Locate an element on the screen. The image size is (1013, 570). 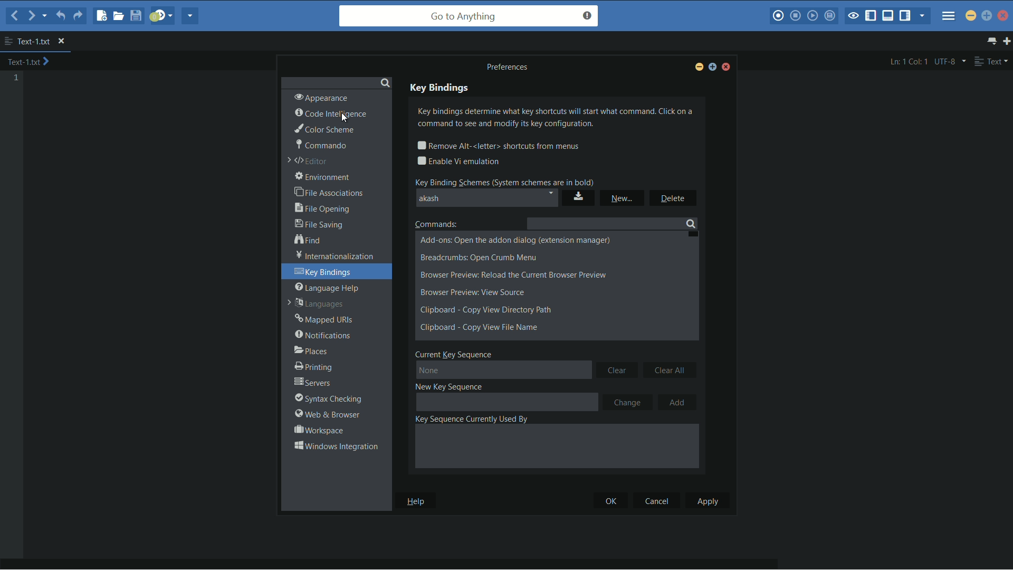
notifications is located at coordinates (322, 335).